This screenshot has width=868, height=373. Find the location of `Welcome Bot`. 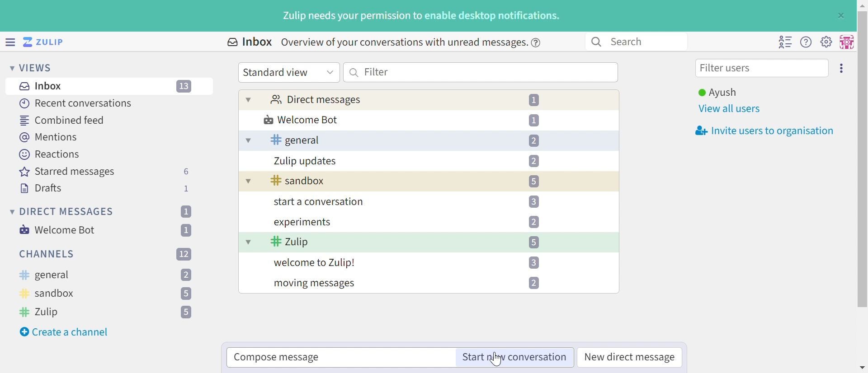

Welcome Bot is located at coordinates (58, 230).